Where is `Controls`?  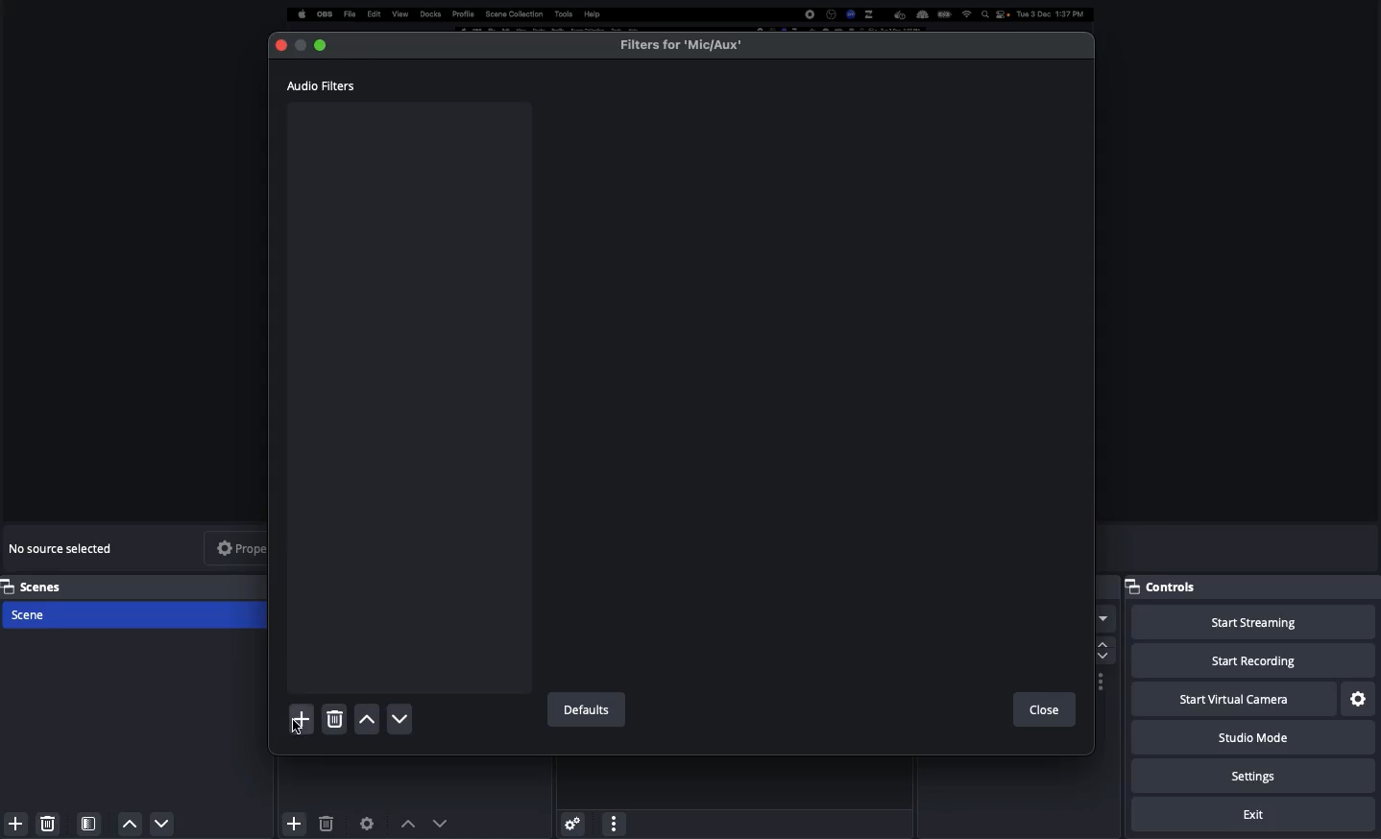
Controls is located at coordinates (1169, 587).